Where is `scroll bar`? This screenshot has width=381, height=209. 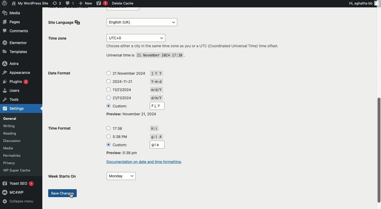
scroll bar is located at coordinates (378, 150).